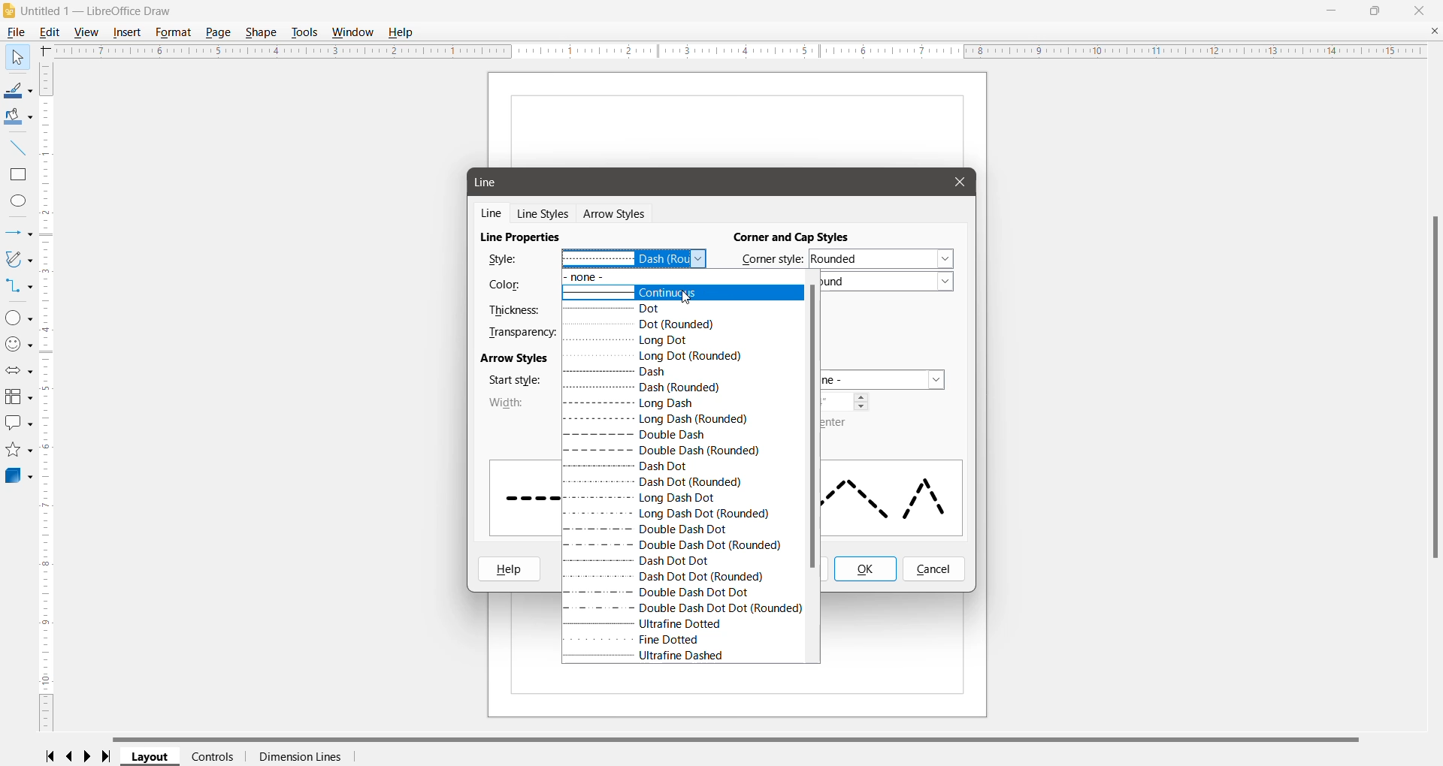 This screenshot has width=1443, height=766. Describe the element at coordinates (19, 475) in the screenshot. I see `3D Objects` at that location.